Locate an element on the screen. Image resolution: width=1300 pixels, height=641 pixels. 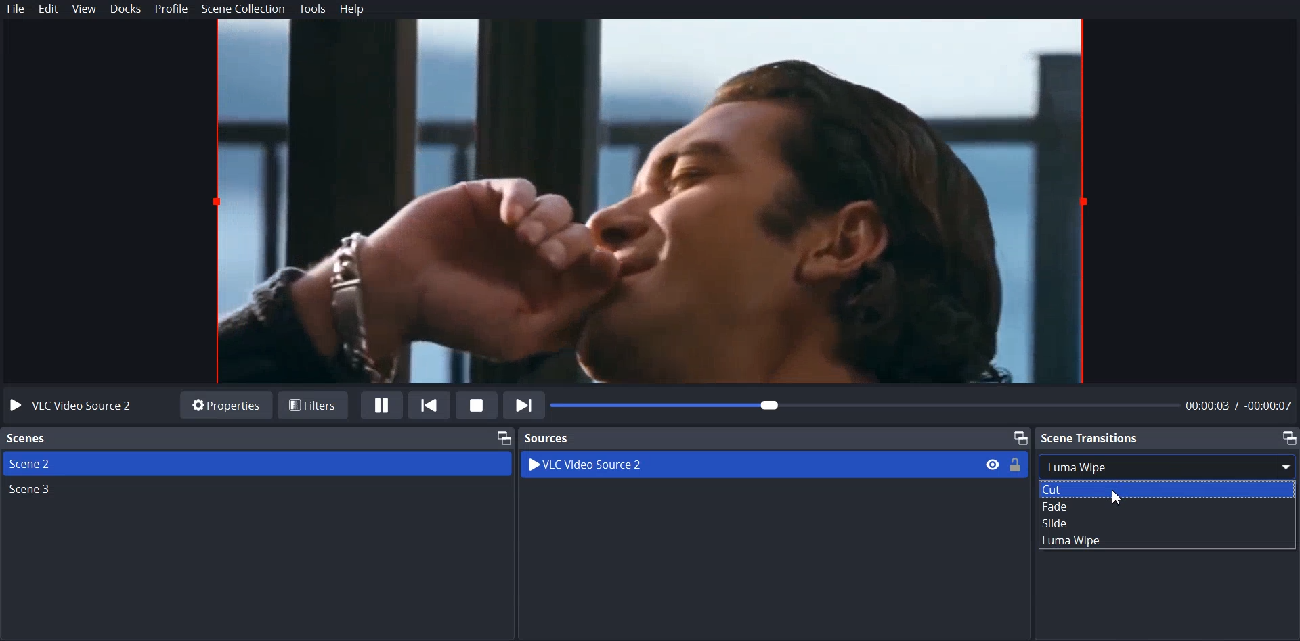
File is located at coordinates (17, 9).